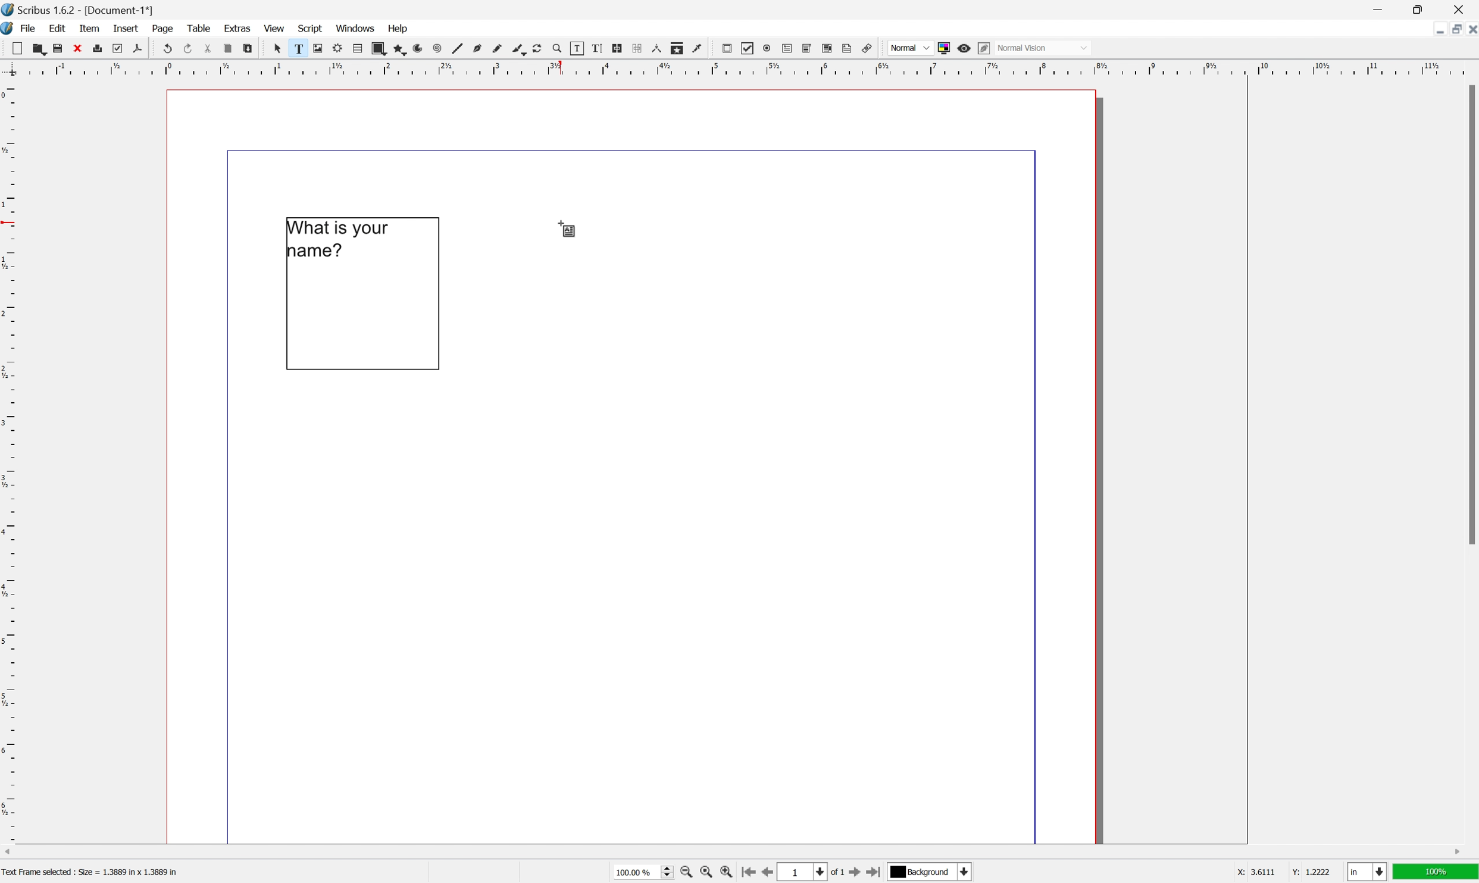 This screenshot has height=883, width=1479. What do you see at coordinates (636, 48) in the screenshot?
I see `unlink text frames` at bounding box center [636, 48].